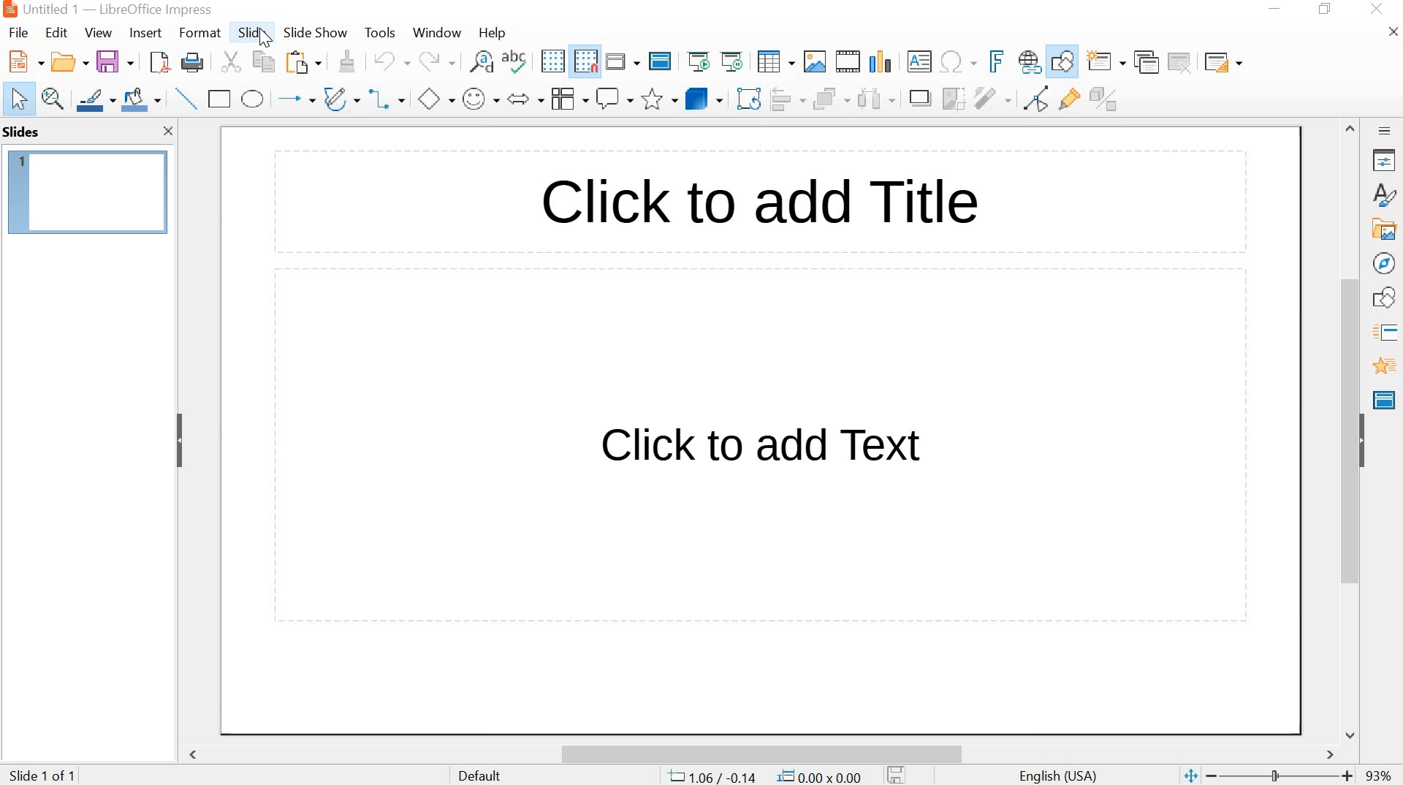  What do you see at coordinates (790, 98) in the screenshot?
I see `Align objects` at bounding box center [790, 98].